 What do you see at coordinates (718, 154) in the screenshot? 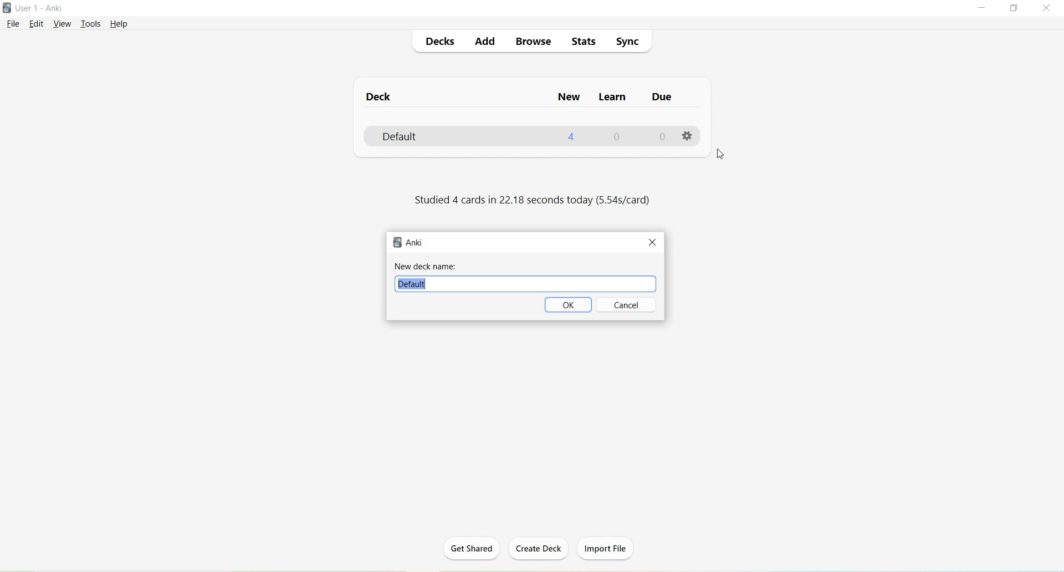
I see `Cursor` at bounding box center [718, 154].